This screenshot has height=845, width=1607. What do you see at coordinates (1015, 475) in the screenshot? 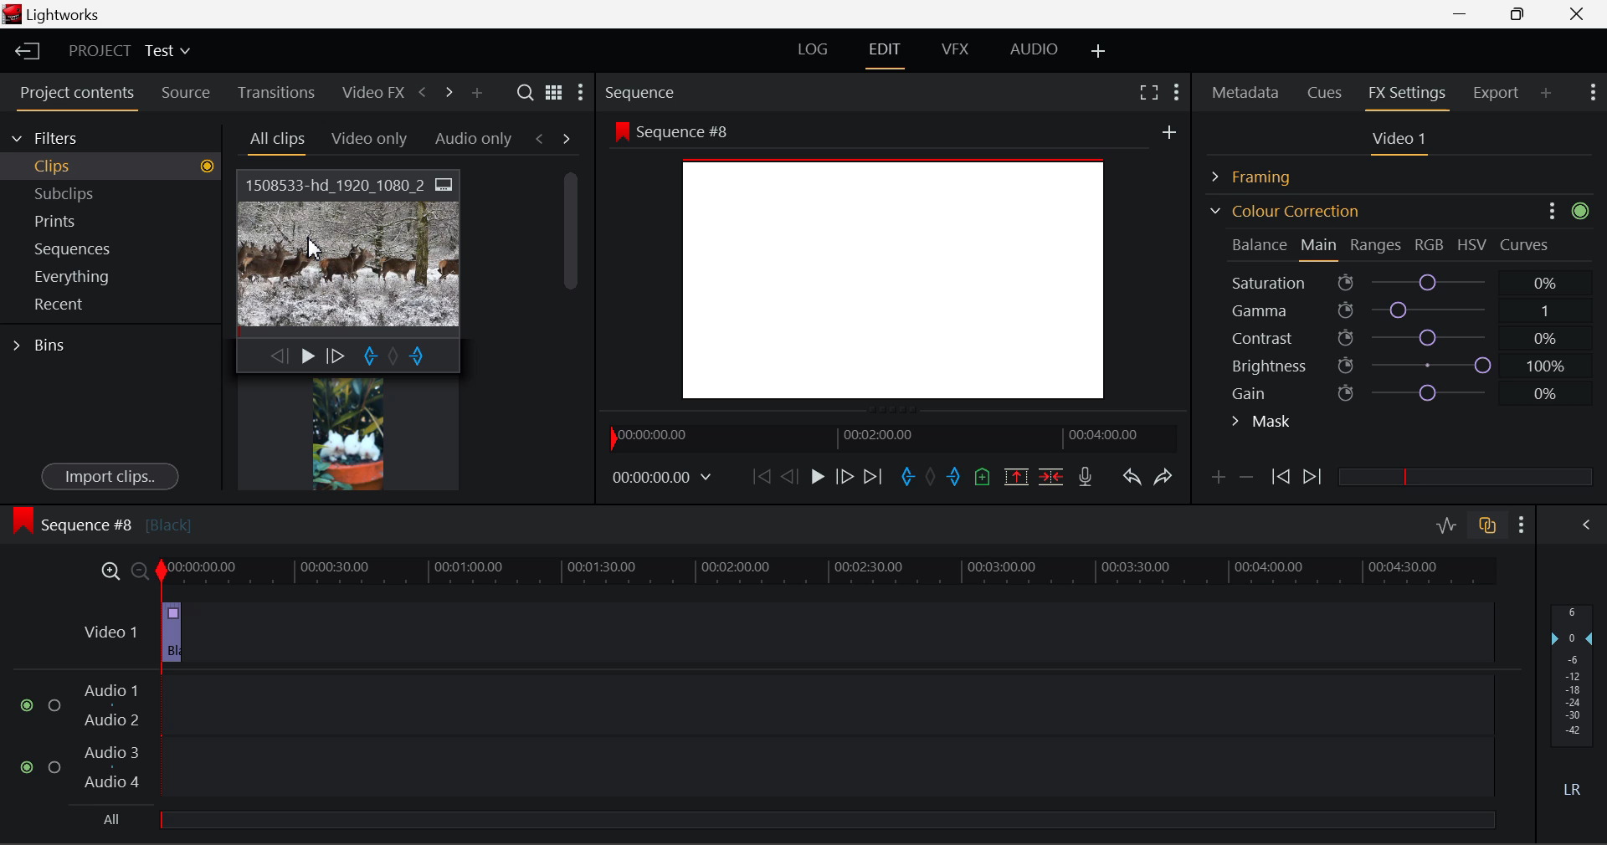
I see `Remove marked section` at bounding box center [1015, 475].